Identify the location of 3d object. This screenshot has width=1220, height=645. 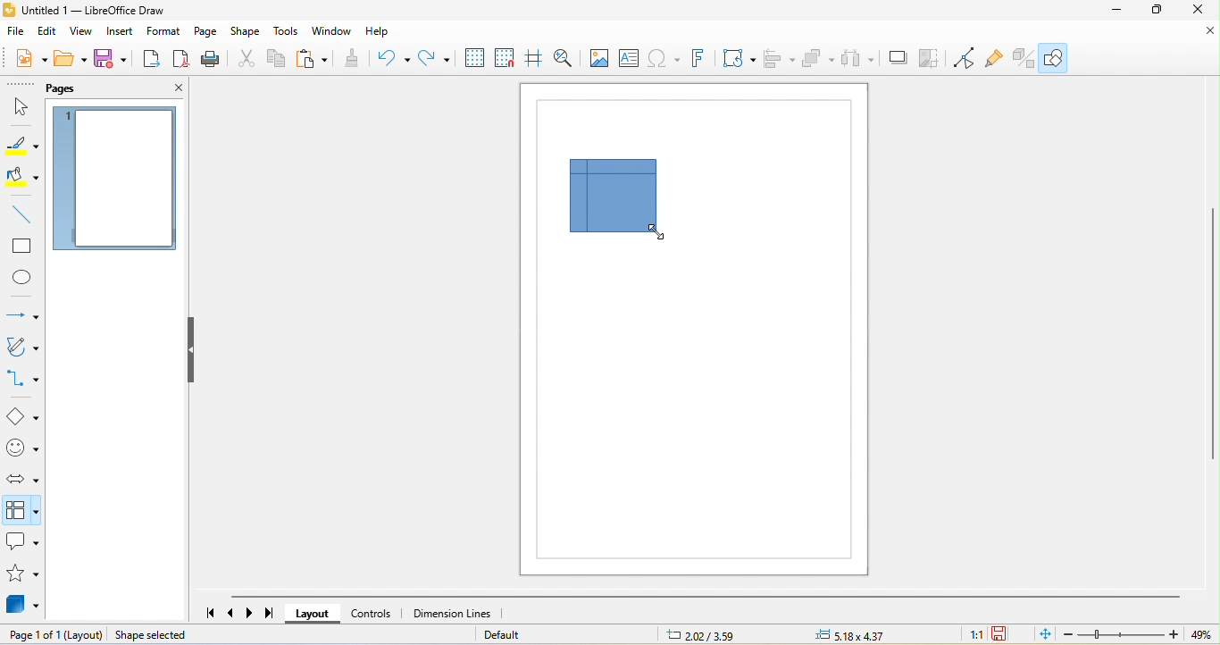
(25, 607).